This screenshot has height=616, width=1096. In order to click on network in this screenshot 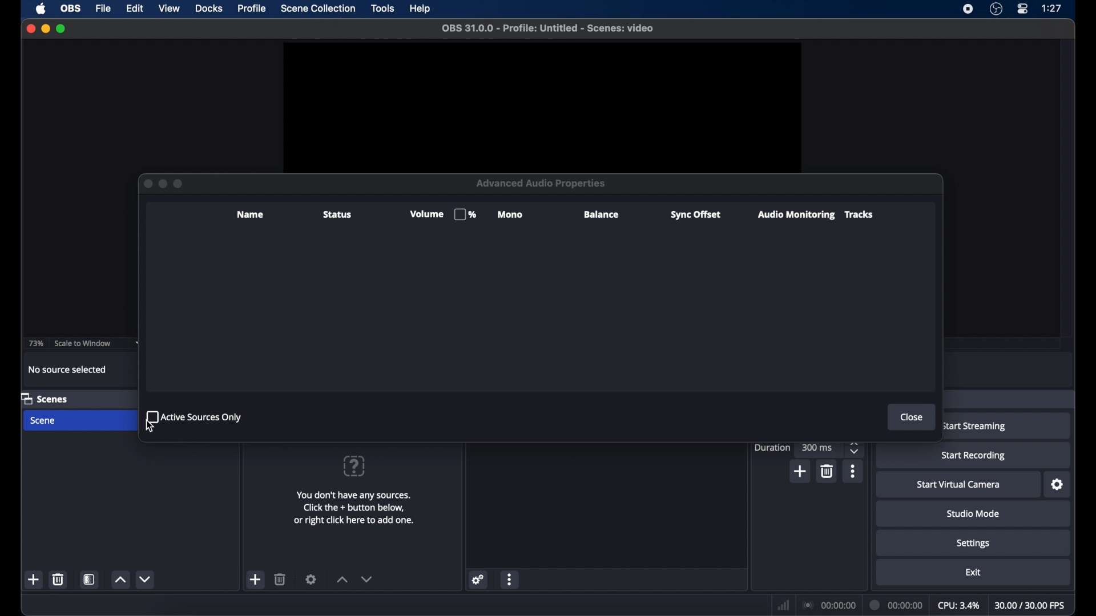, I will do `click(784, 604)`.